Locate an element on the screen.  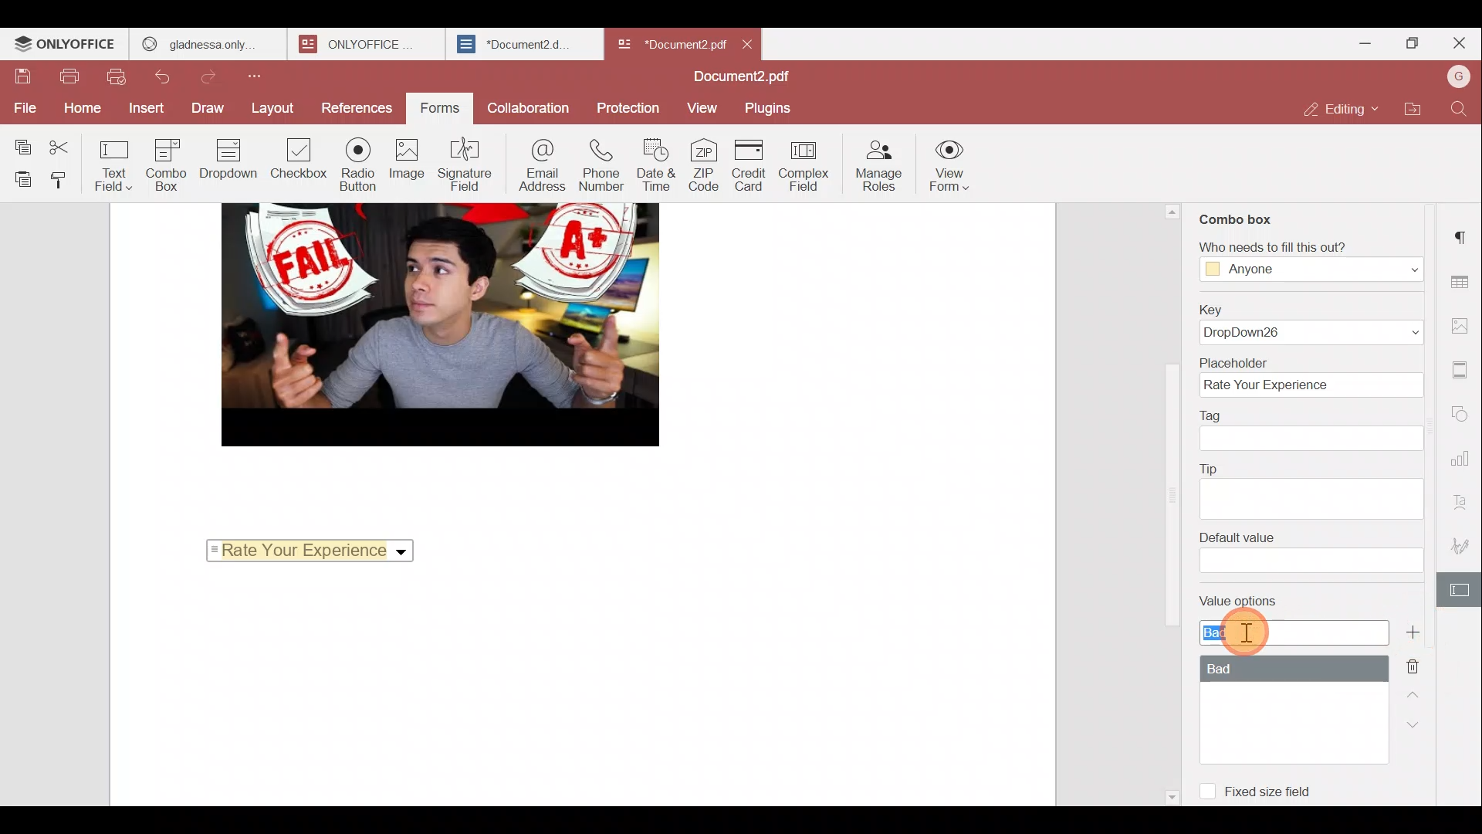
Redo is located at coordinates (216, 77).